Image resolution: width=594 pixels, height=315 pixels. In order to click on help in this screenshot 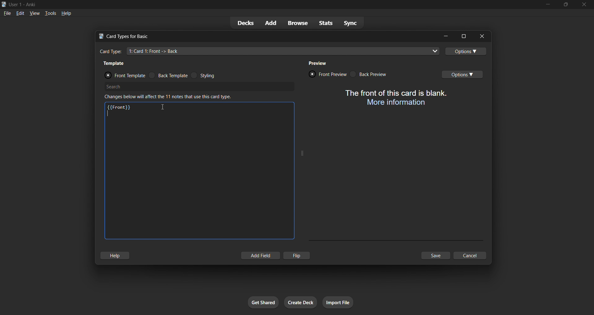, I will do `click(67, 14)`.